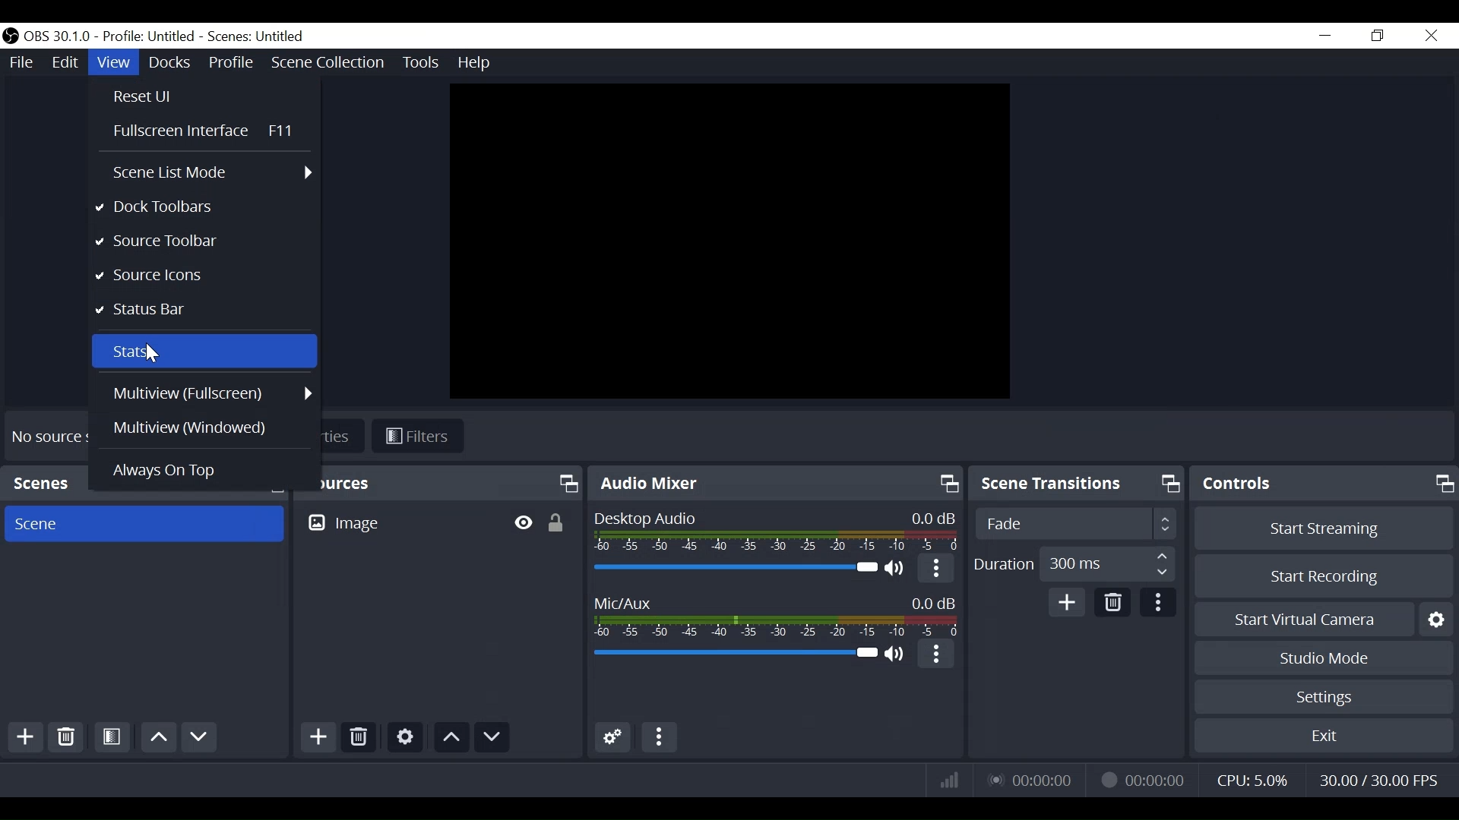 This screenshot has width=1459, height=820. What do you see at coordinates (24, 62) in the screenshot?
I see `File` at bounding box center [24, 62].